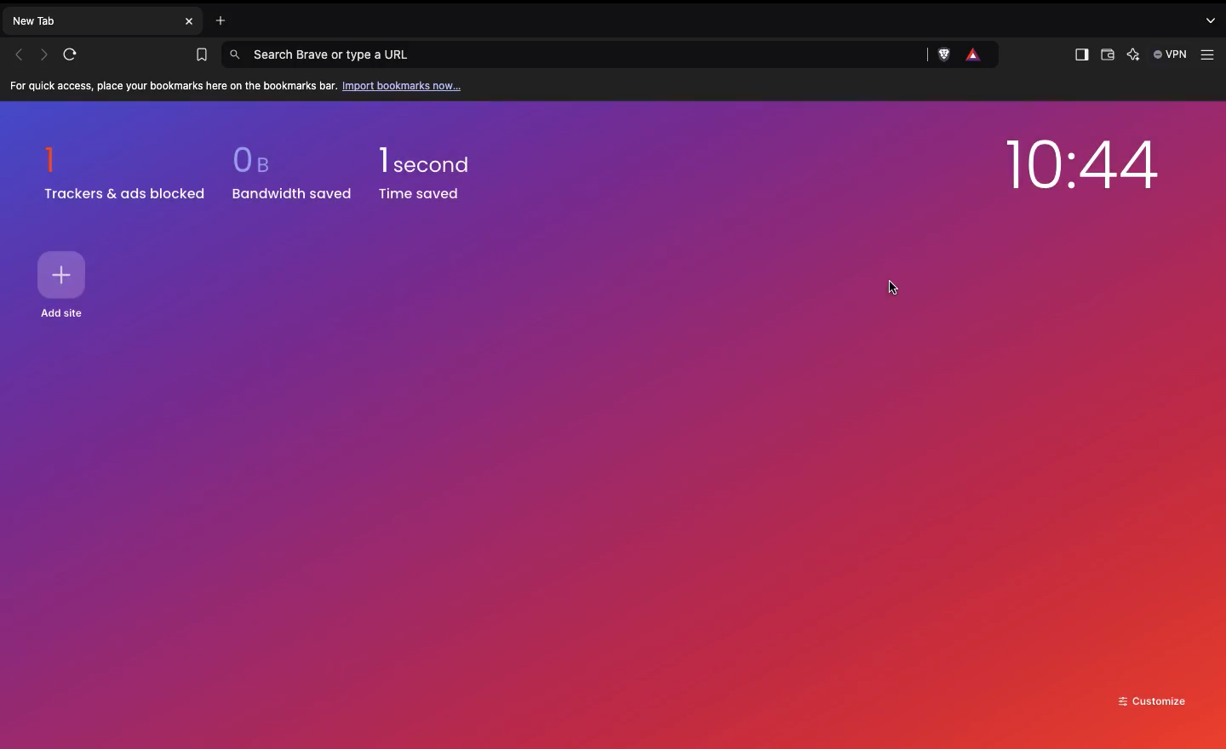  Describe the element at coordinates (19, 54) in the screenshot. I see `Previous page` at that location.